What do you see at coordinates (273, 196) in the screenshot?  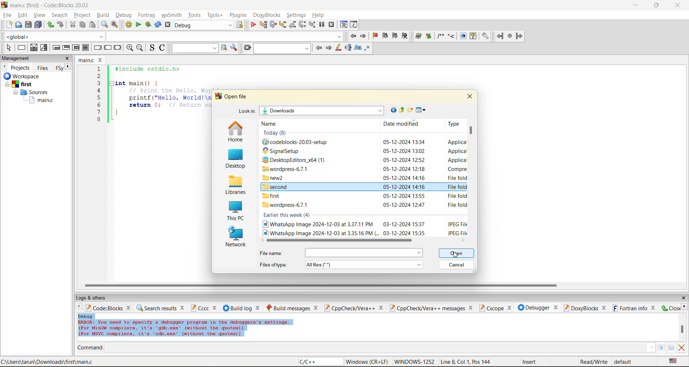 I see `first folder` at bounding box center [273, 196].